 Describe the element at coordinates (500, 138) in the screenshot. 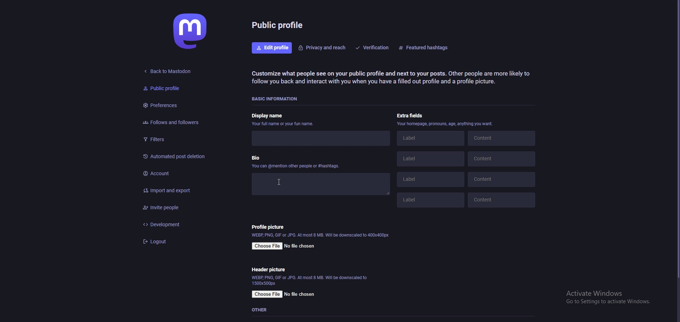

I see `content` at that location.